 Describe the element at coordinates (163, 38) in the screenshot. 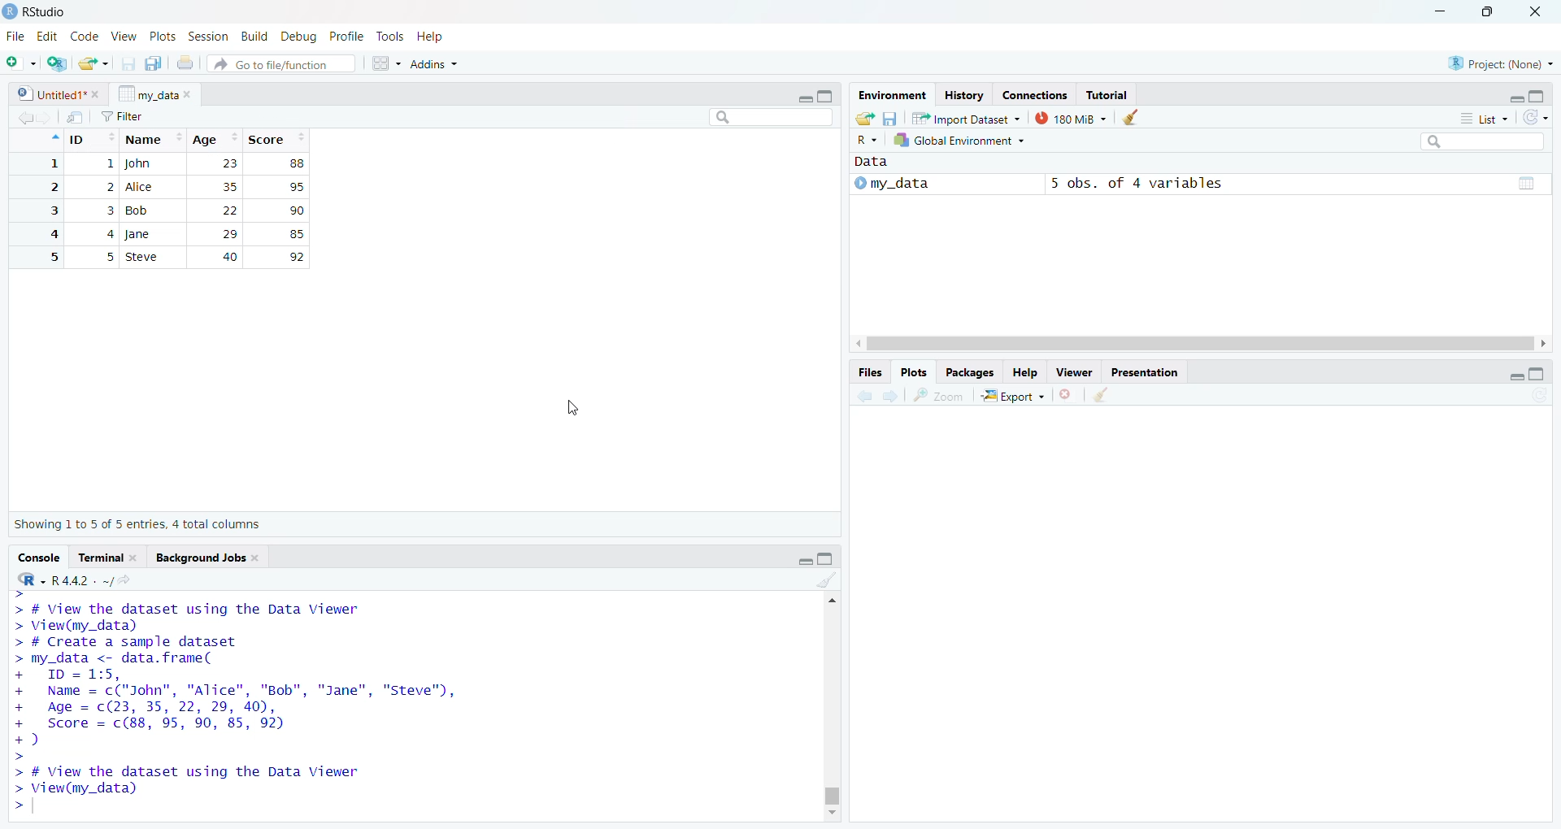

I see `Plots` at that location.